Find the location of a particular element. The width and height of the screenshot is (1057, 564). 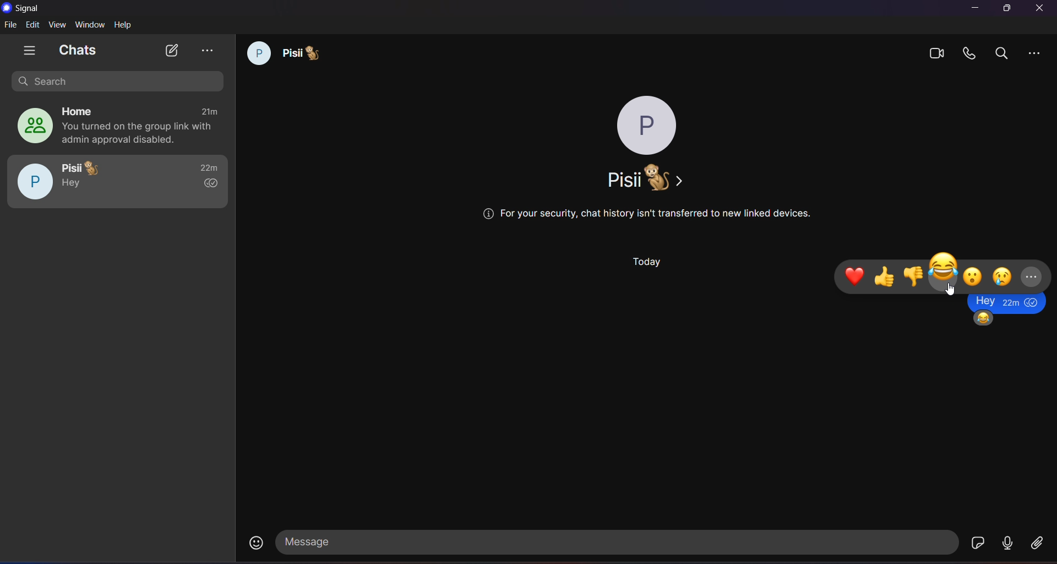

maximize is located at coordinates (1006, 8).